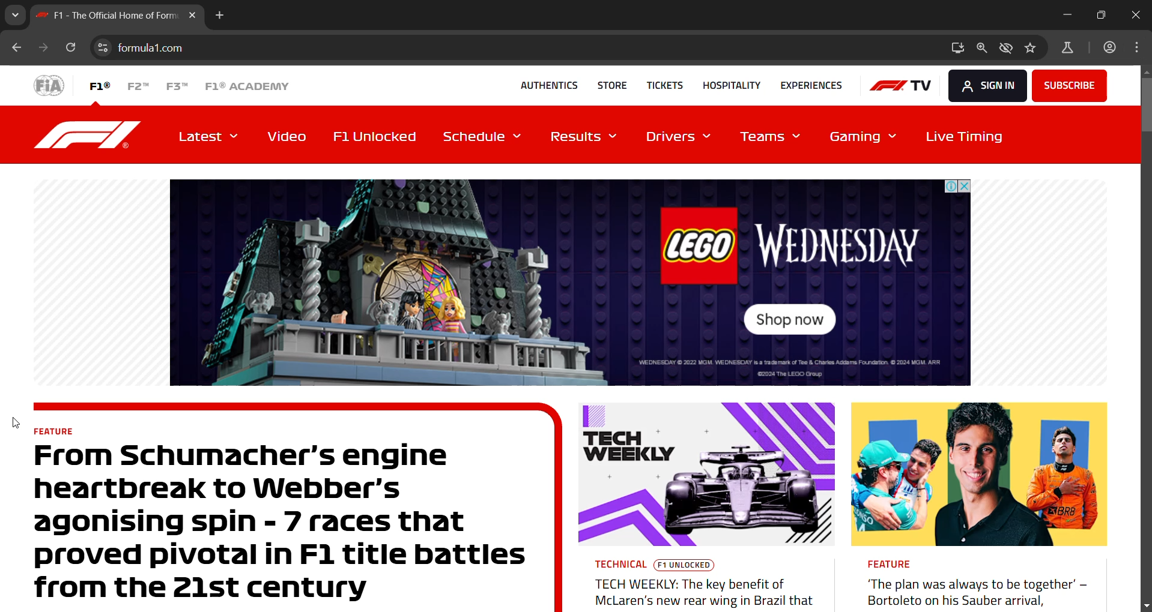  What do you see at coordinates (41, 49) in the screenshot?
I see `click to go forward` at bounding box center [41, 49].